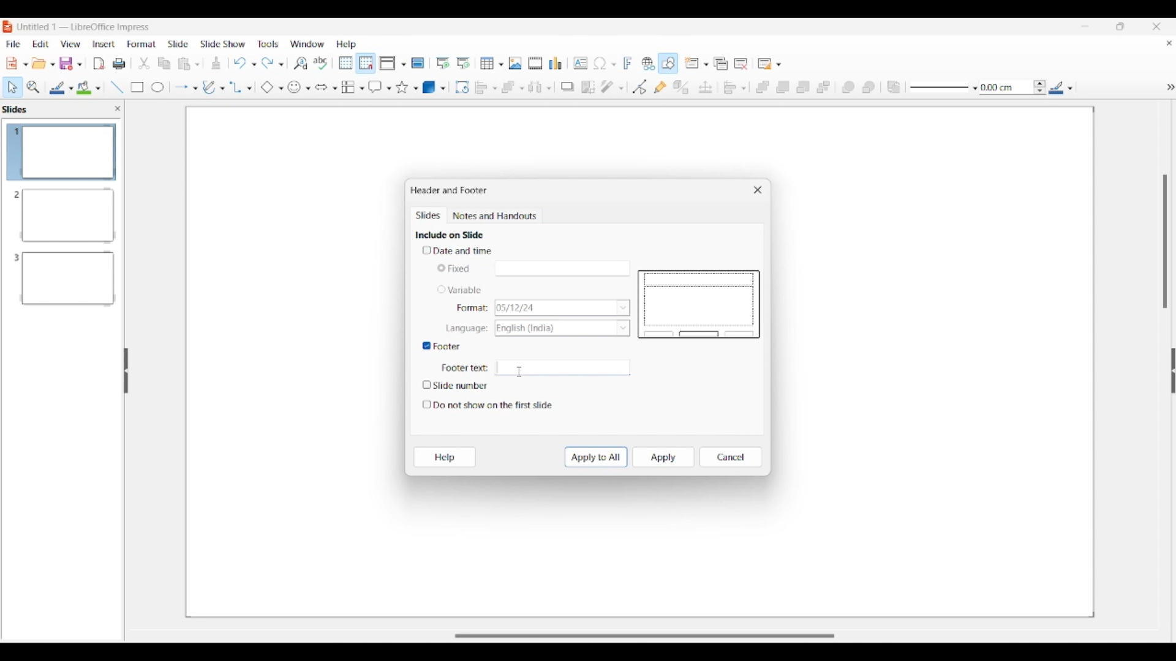  I want to click on Select at least 3 objects to distribute, so click(540, 87).